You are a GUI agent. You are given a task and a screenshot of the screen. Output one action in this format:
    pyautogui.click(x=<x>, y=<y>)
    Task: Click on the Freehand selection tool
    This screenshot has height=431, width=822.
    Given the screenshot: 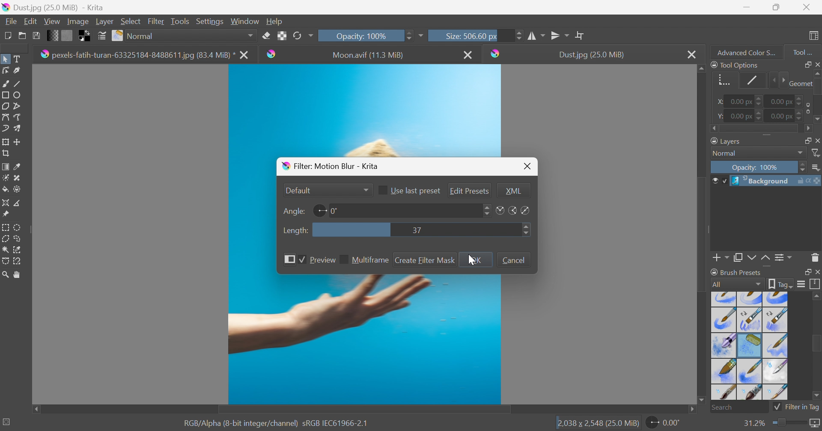 What is the action you would take?
    pyautogui.click(x=18, y=239)
    